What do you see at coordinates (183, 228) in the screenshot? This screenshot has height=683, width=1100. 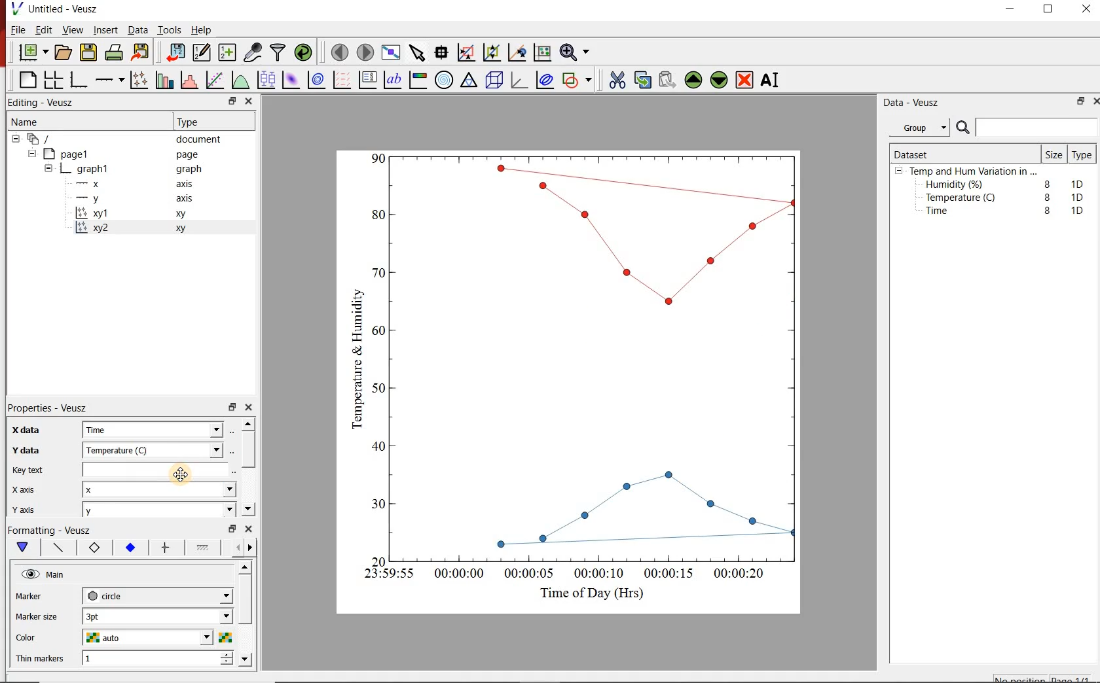 I see `xy` at bounding box center [183, 228].